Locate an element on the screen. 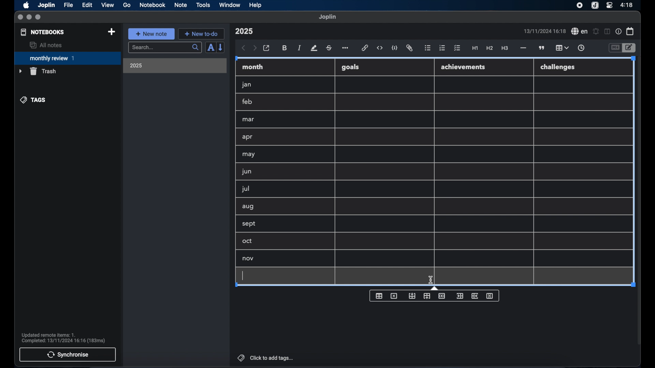 The height and width of the screenshot is (368, 655). code is located at coordinates (395, 48).